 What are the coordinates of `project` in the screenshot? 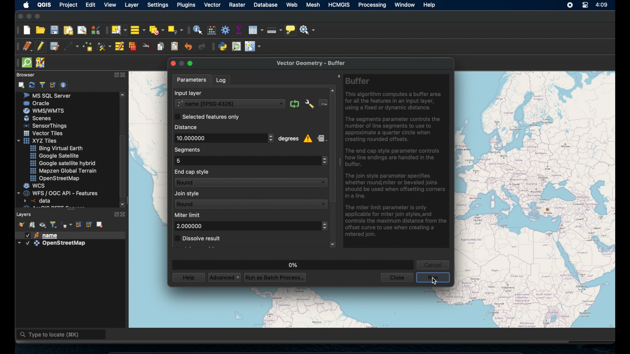 It's located at (70, 5).